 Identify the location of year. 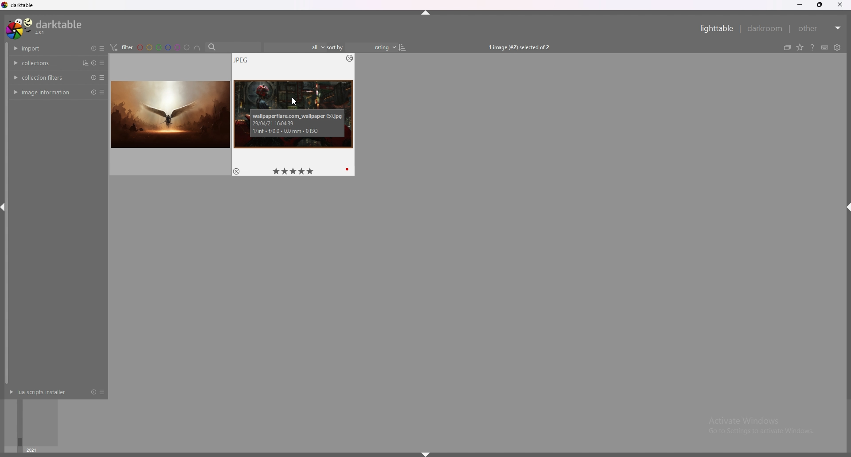
(33, 449).